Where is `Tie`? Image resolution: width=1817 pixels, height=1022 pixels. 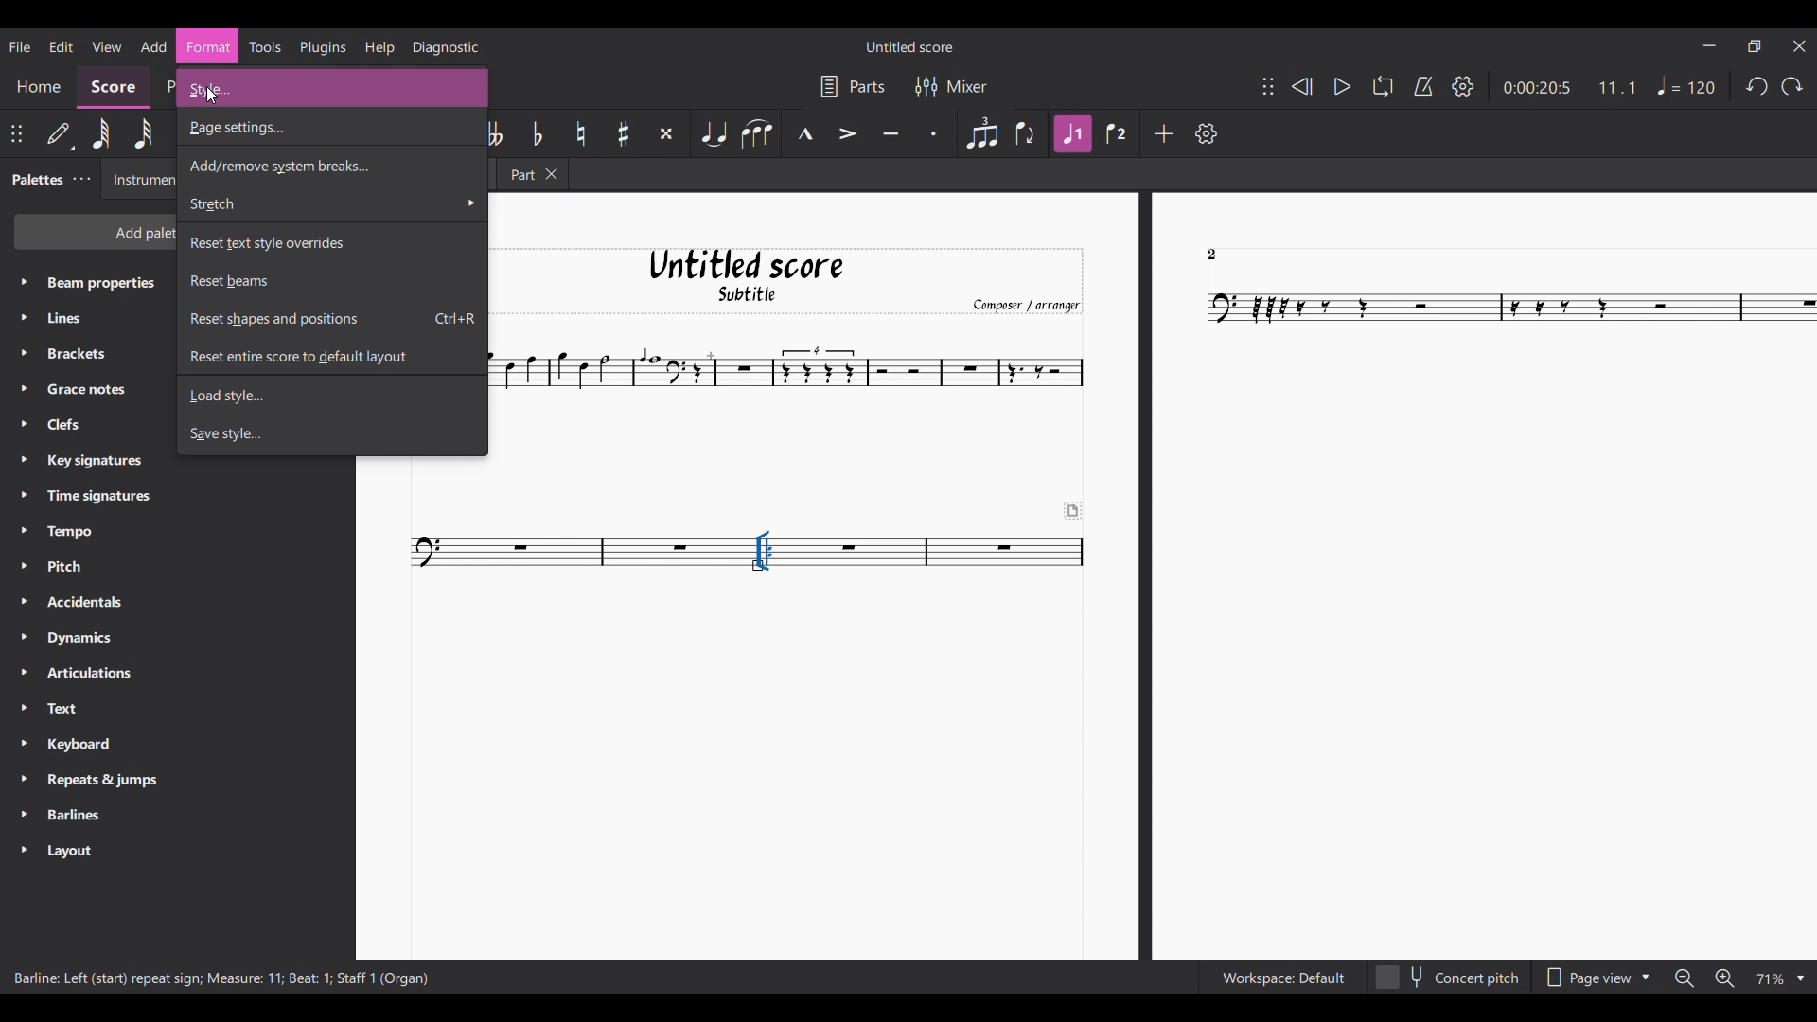 Tie is located at coordinates (713, 132).